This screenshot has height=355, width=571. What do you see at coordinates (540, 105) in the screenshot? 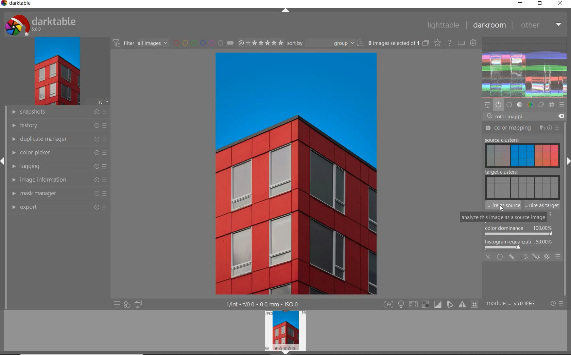
I see `correct ` at bounding box center [540, 105].